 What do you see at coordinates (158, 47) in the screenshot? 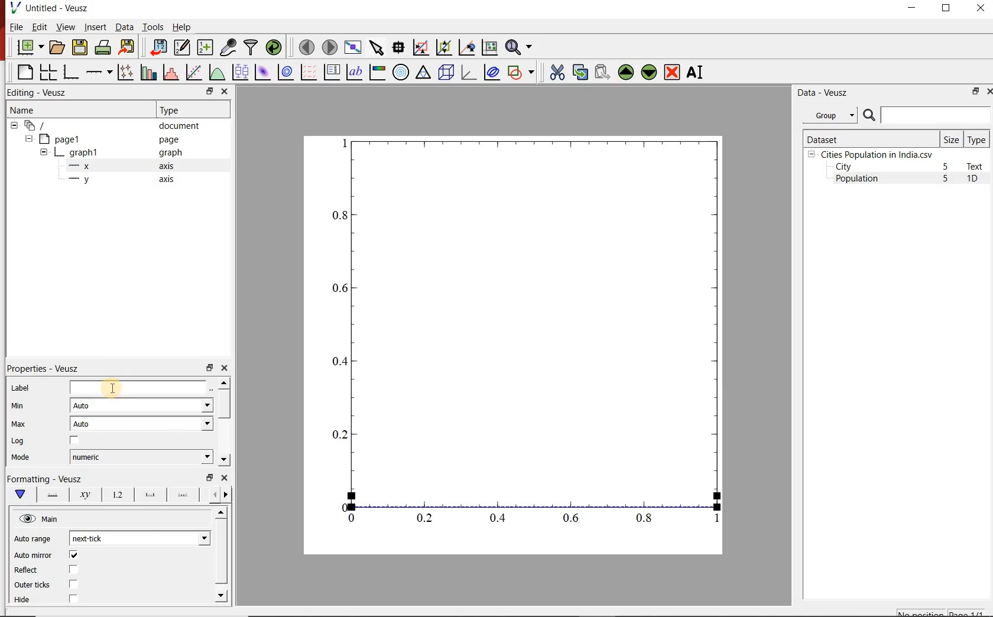
I see `import data into Veusz` at bounding box center [158, 47].